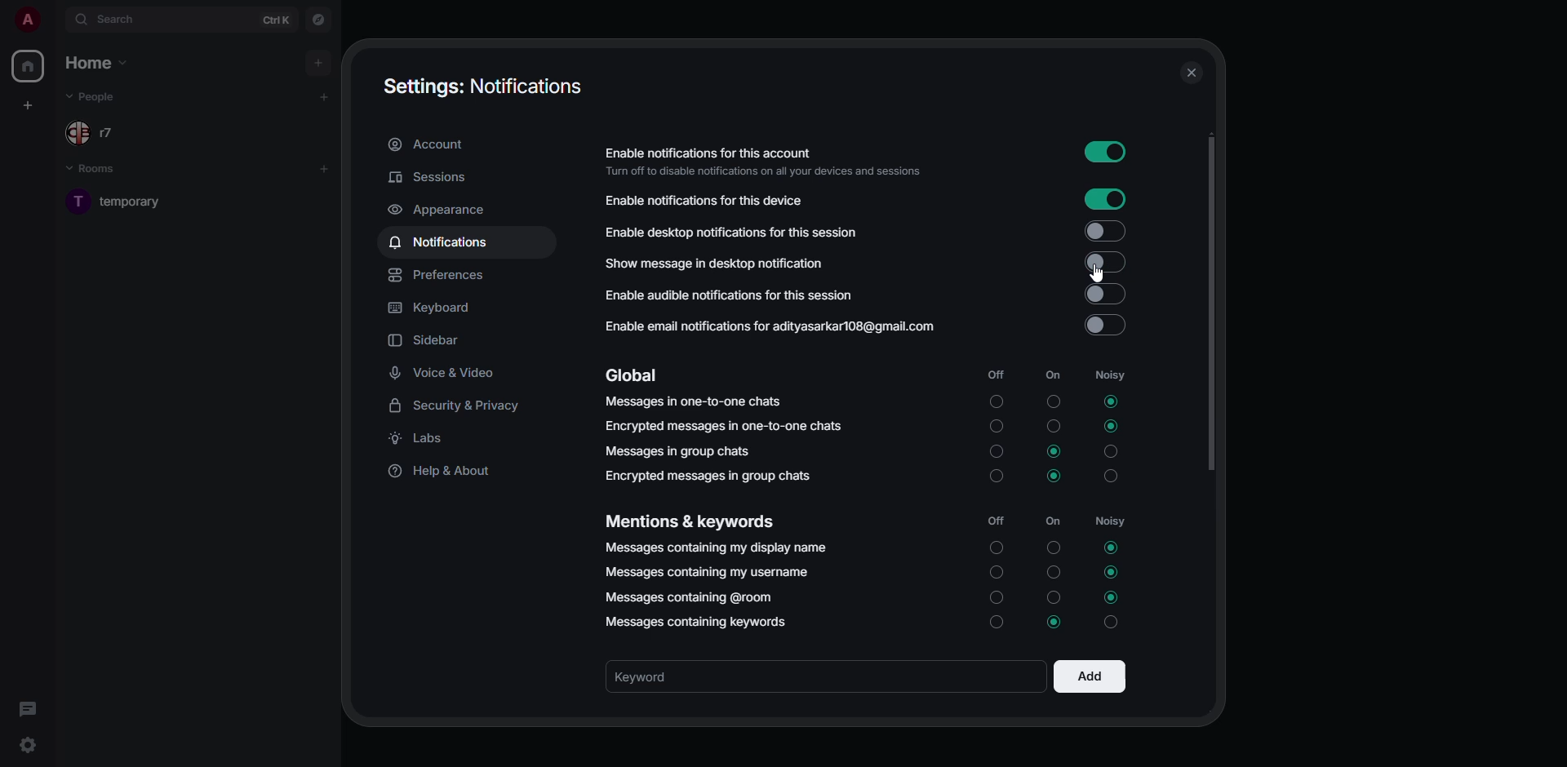 The height and width of the screenshot is (767, 1567). I want to click on messages in one to one chats, so click(693, 401).